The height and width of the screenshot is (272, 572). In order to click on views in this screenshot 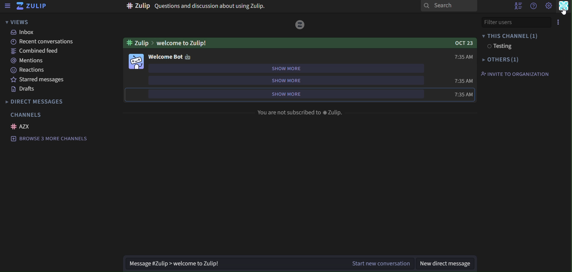, I will do `click(27, 22)`.